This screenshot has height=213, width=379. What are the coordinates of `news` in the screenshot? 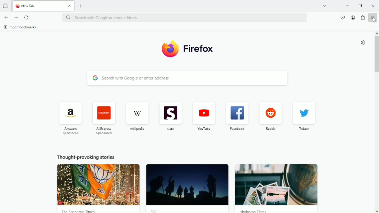 It's located at (187, 188).